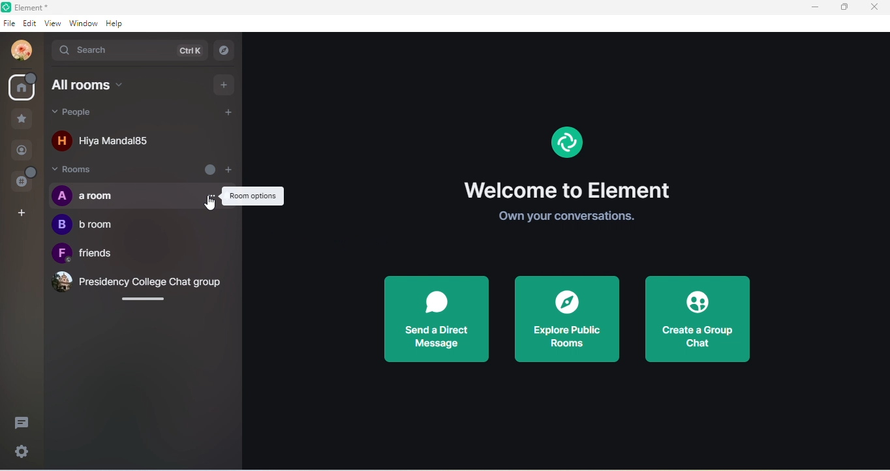 This screenshot has height=471, width=890. What do you see at coordinates (438, 317) in the screenshot?
I see `send a direct message` at bounding box center [438, 317].